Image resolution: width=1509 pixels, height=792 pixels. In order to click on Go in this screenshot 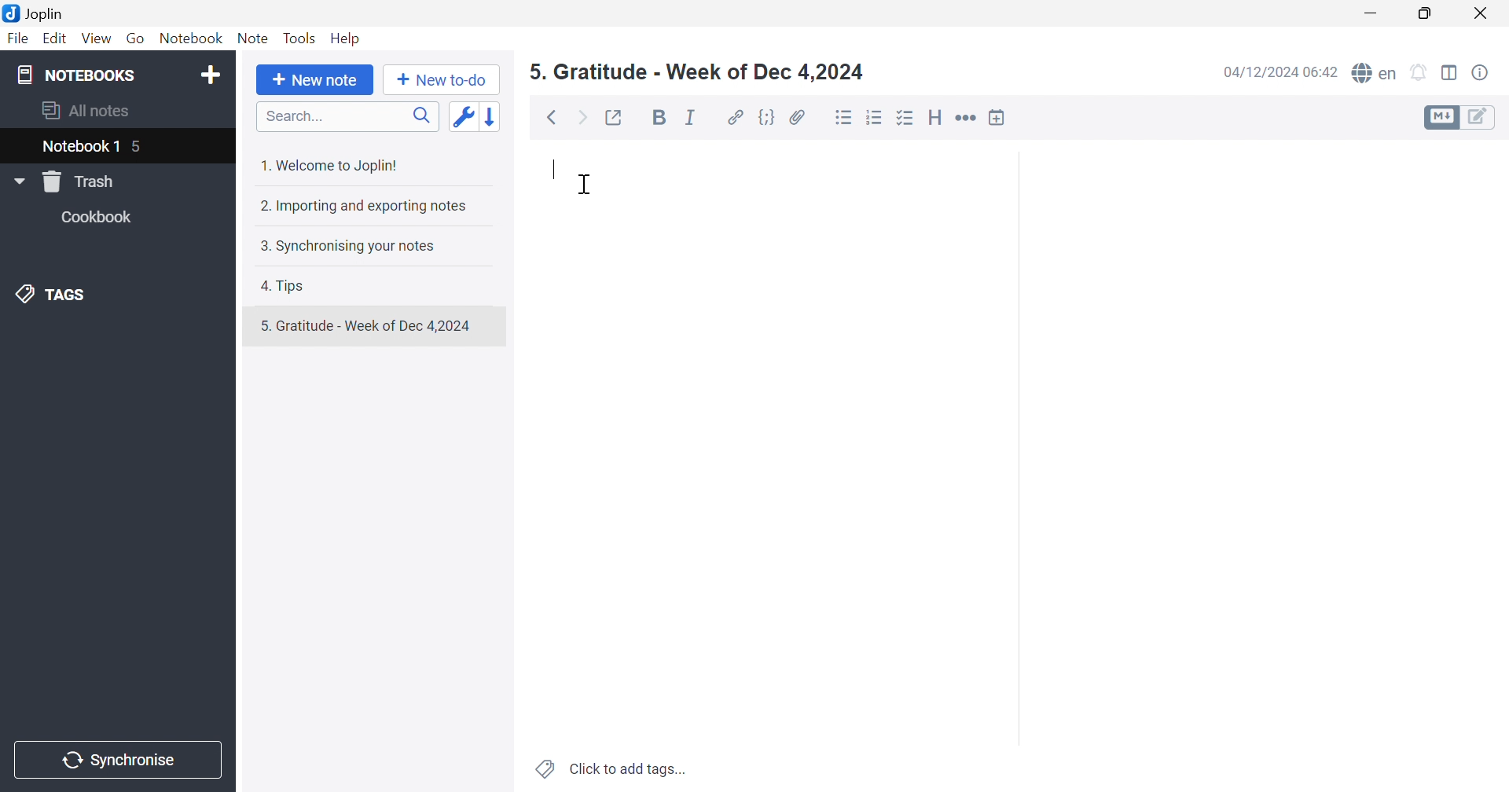, I will do `click(136, 38)`.